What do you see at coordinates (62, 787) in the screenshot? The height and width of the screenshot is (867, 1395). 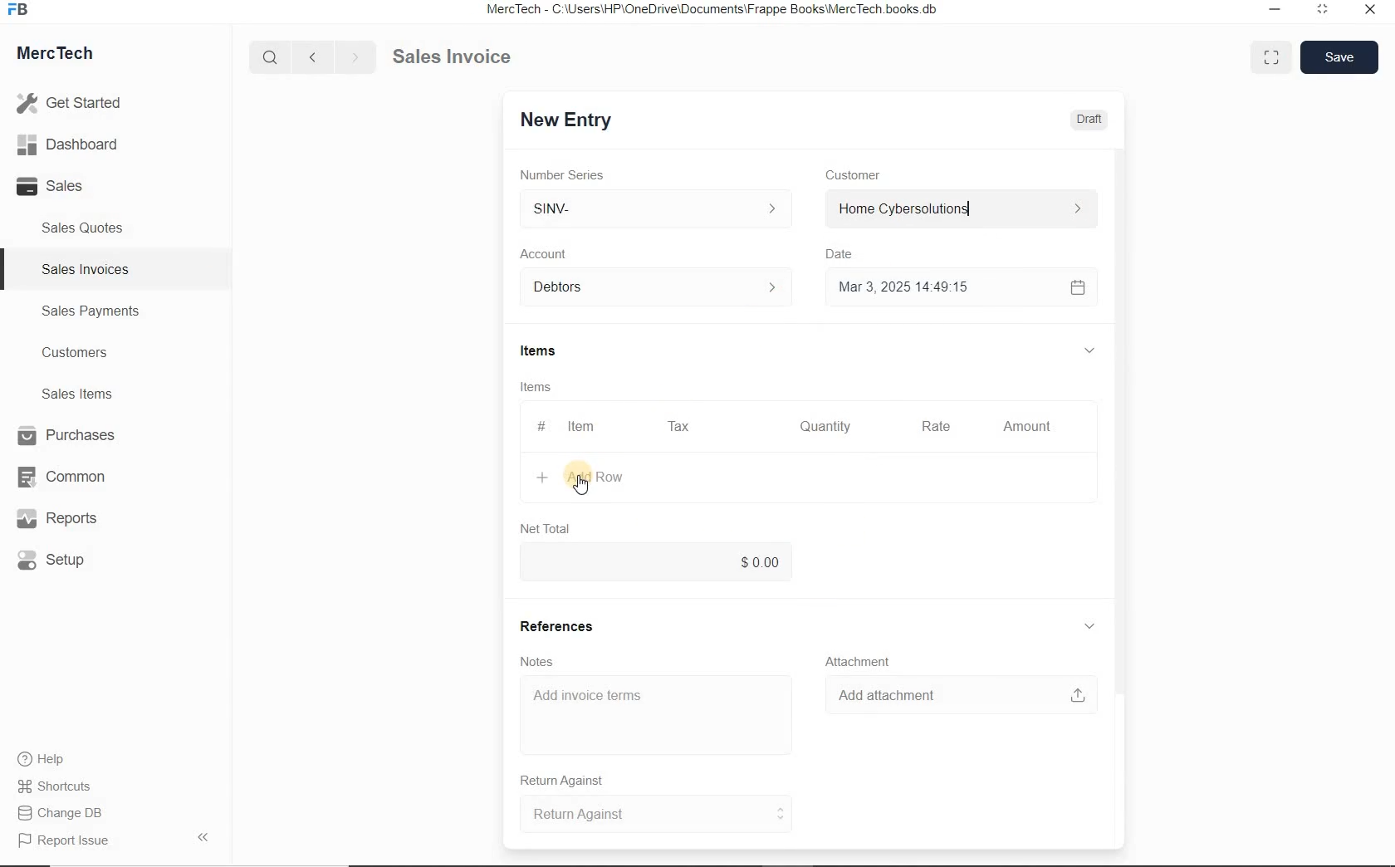 I see `Shortcuts` at bounding box center [62, 787].